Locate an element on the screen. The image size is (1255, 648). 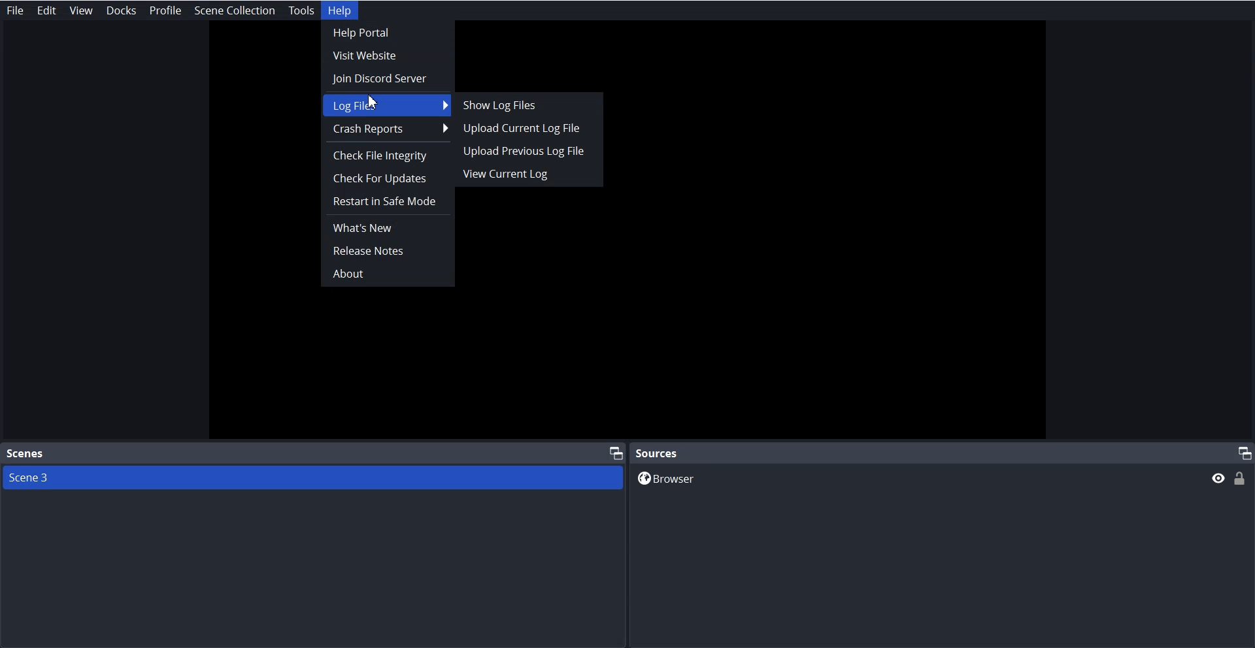
Scene 3 is located at coordinates (314, 478).